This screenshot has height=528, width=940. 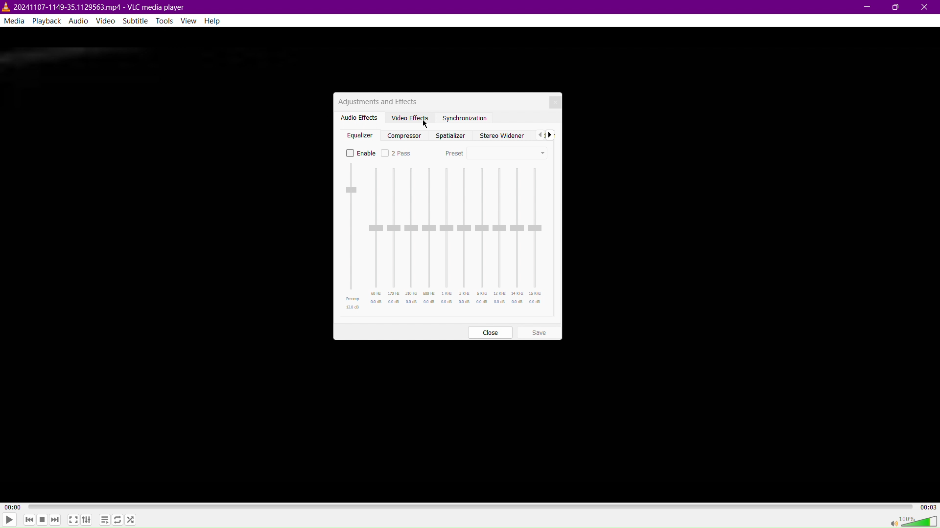 I want to click on Toggle playlist, so click(x=103, y=519).